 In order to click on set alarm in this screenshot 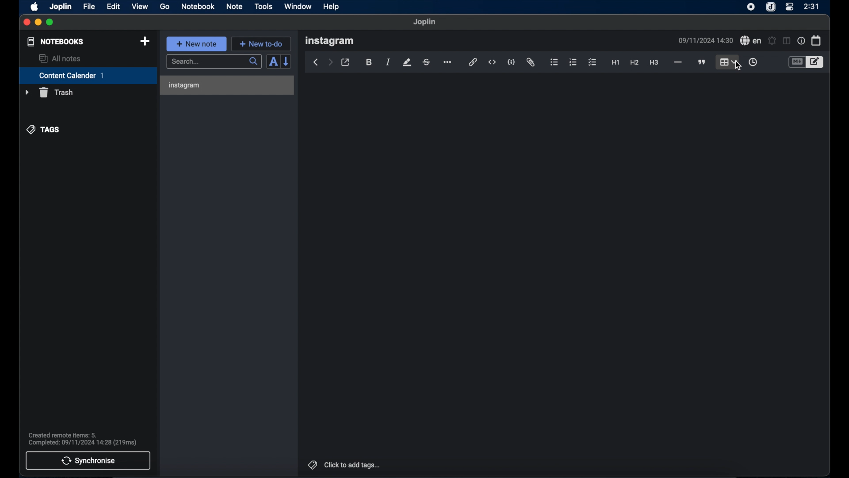, I will do `click(772, 40)`.